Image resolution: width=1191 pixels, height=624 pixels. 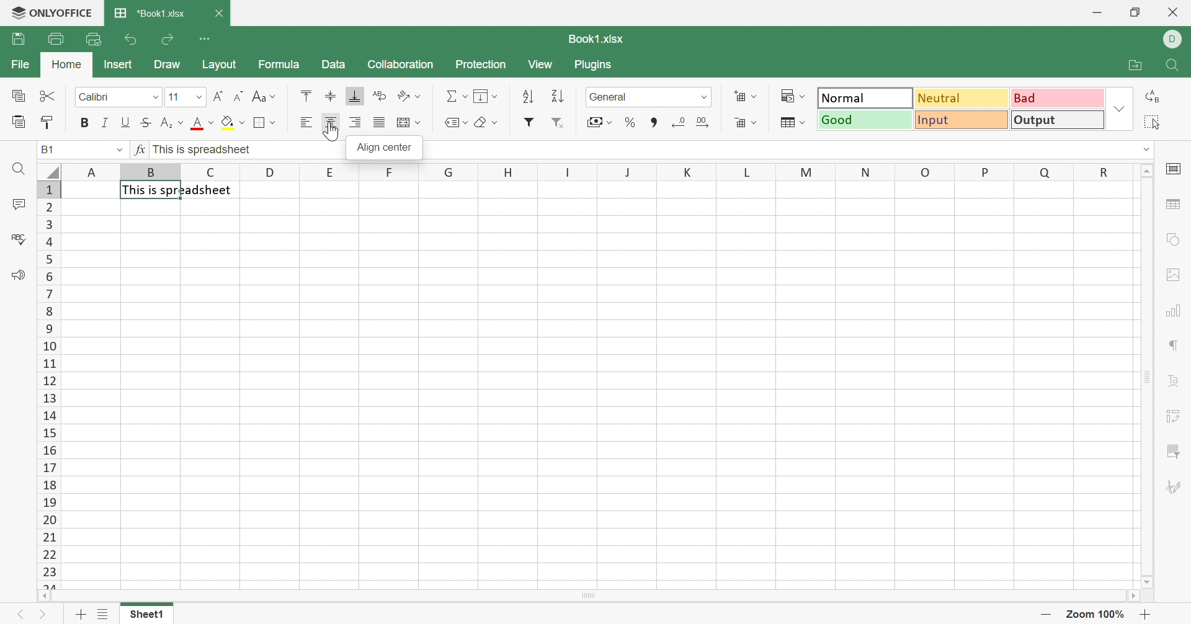 I want to click on Borders, so click(x=261, y=123).